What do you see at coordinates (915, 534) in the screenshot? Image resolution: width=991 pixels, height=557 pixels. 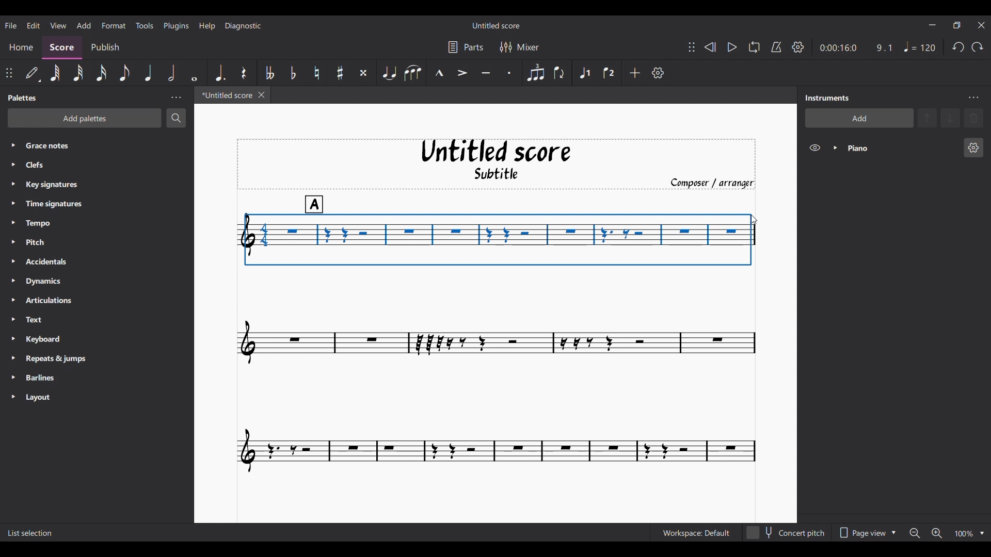 I see `Zoom out` at bounding box center [915, 534].